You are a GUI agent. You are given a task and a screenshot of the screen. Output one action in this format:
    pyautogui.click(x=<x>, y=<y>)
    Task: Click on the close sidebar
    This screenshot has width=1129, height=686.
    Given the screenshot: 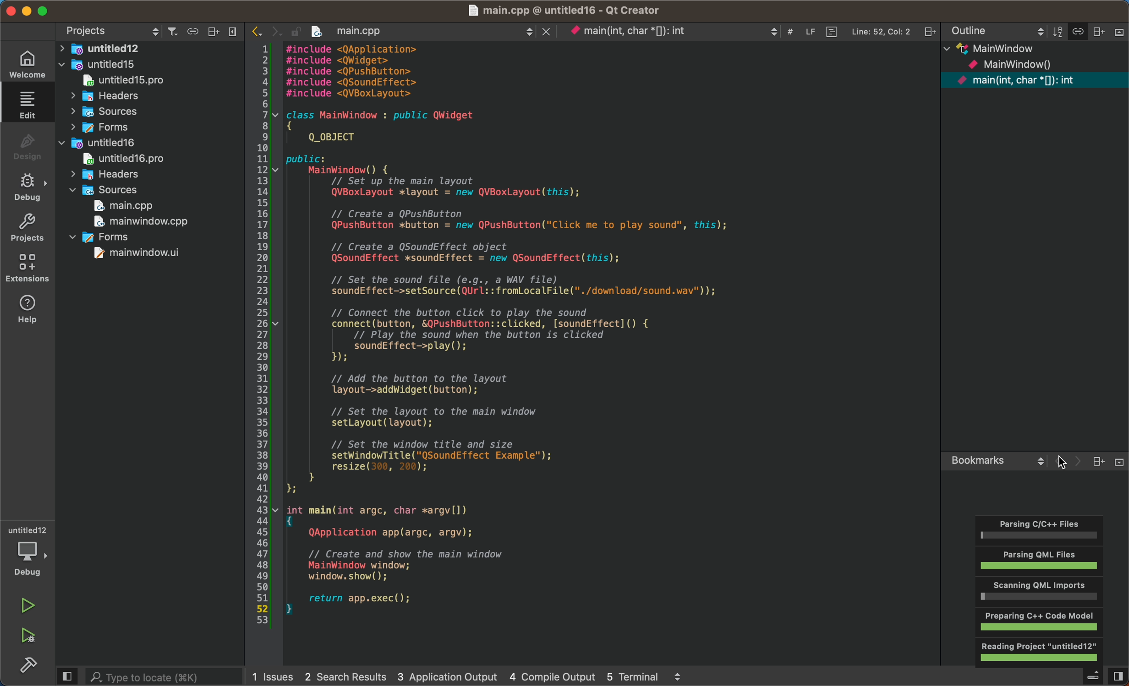 What is the action you would take?
    pyautogui.click(x=1090, y=678)
    